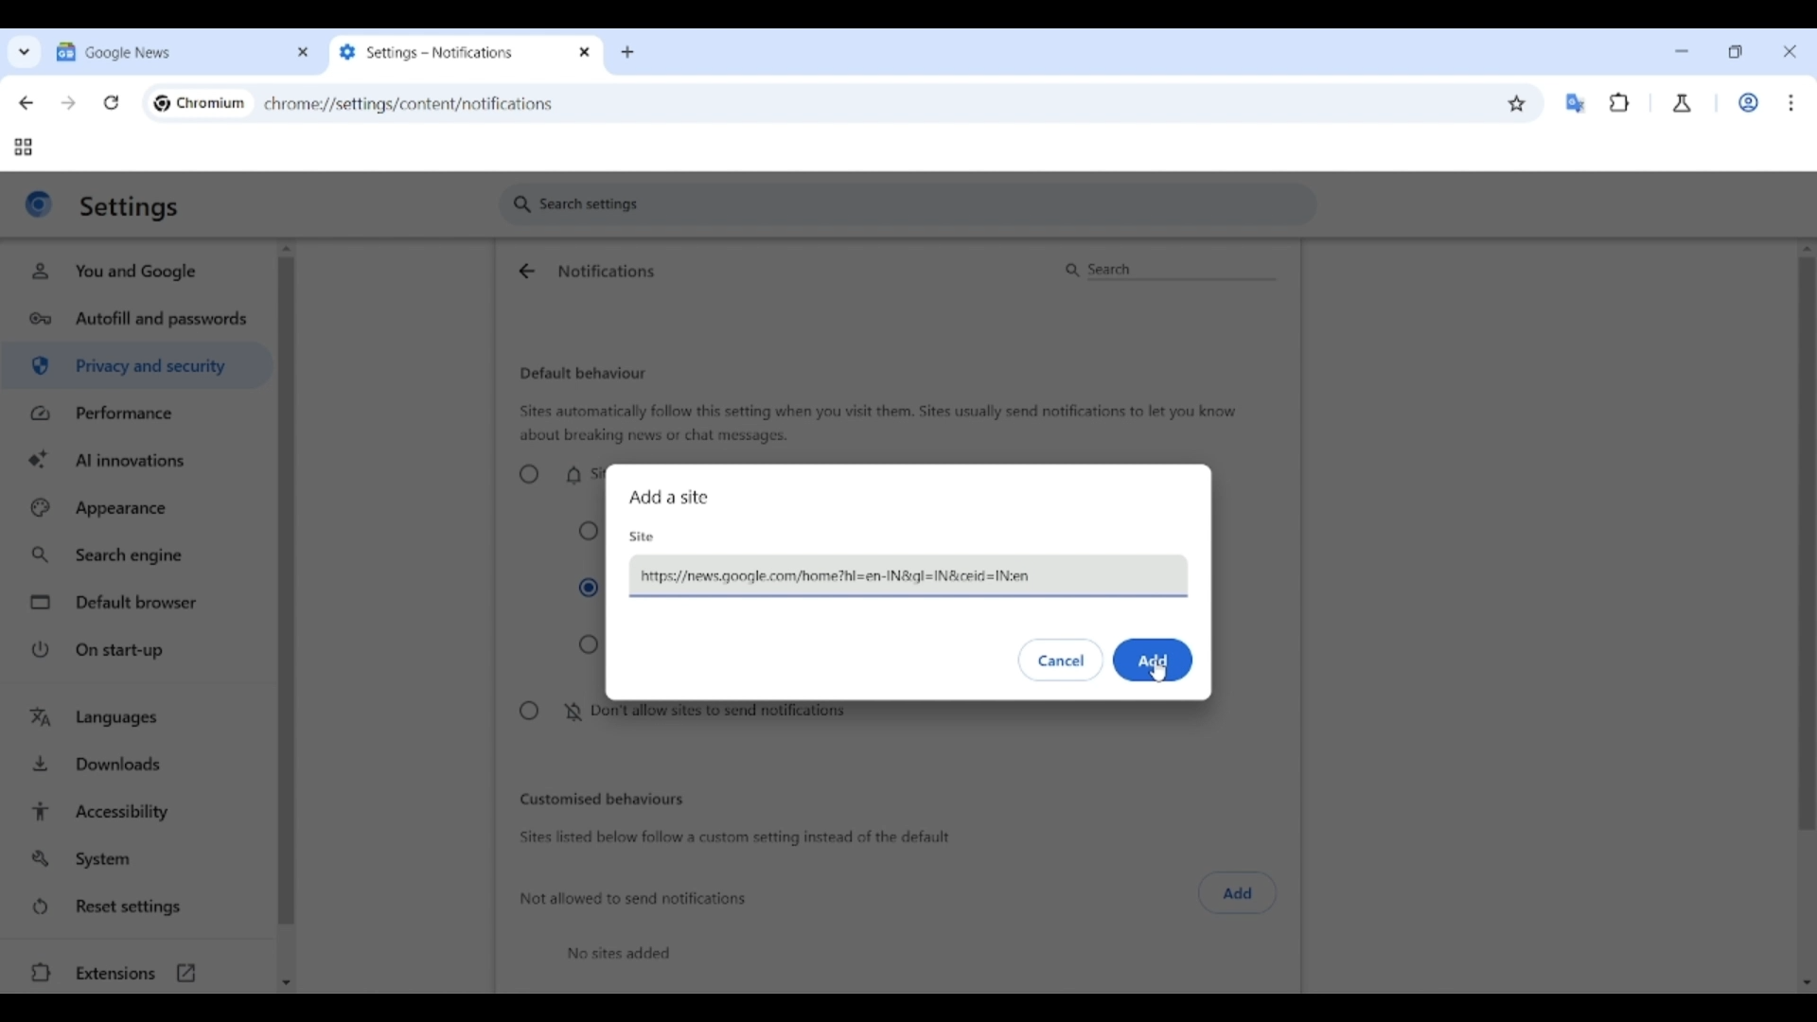 The image size is (1817, 1022). What do you see at coordinates (137, 508) in the screenshot?
I see `Appearance` at bounding box center [137, 508].